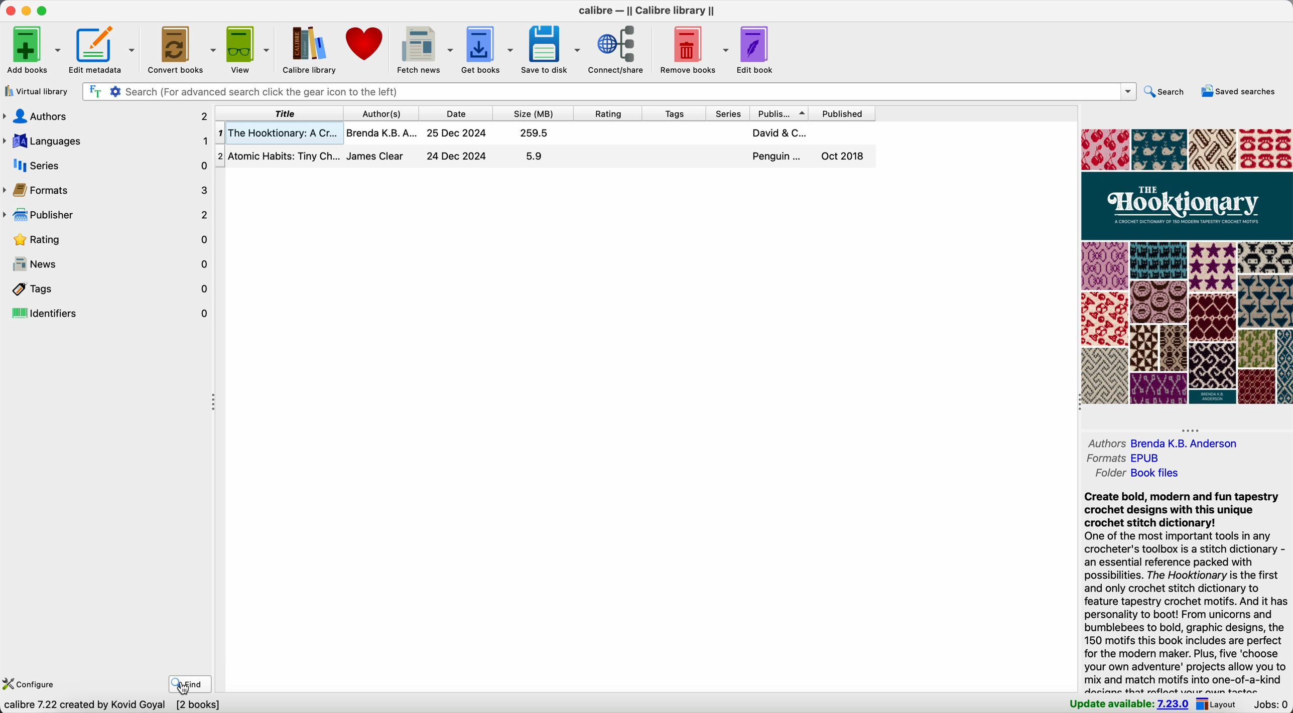  Describe the element at coordinates (183, 685) in the screenshot. I see `cursor` at that location.